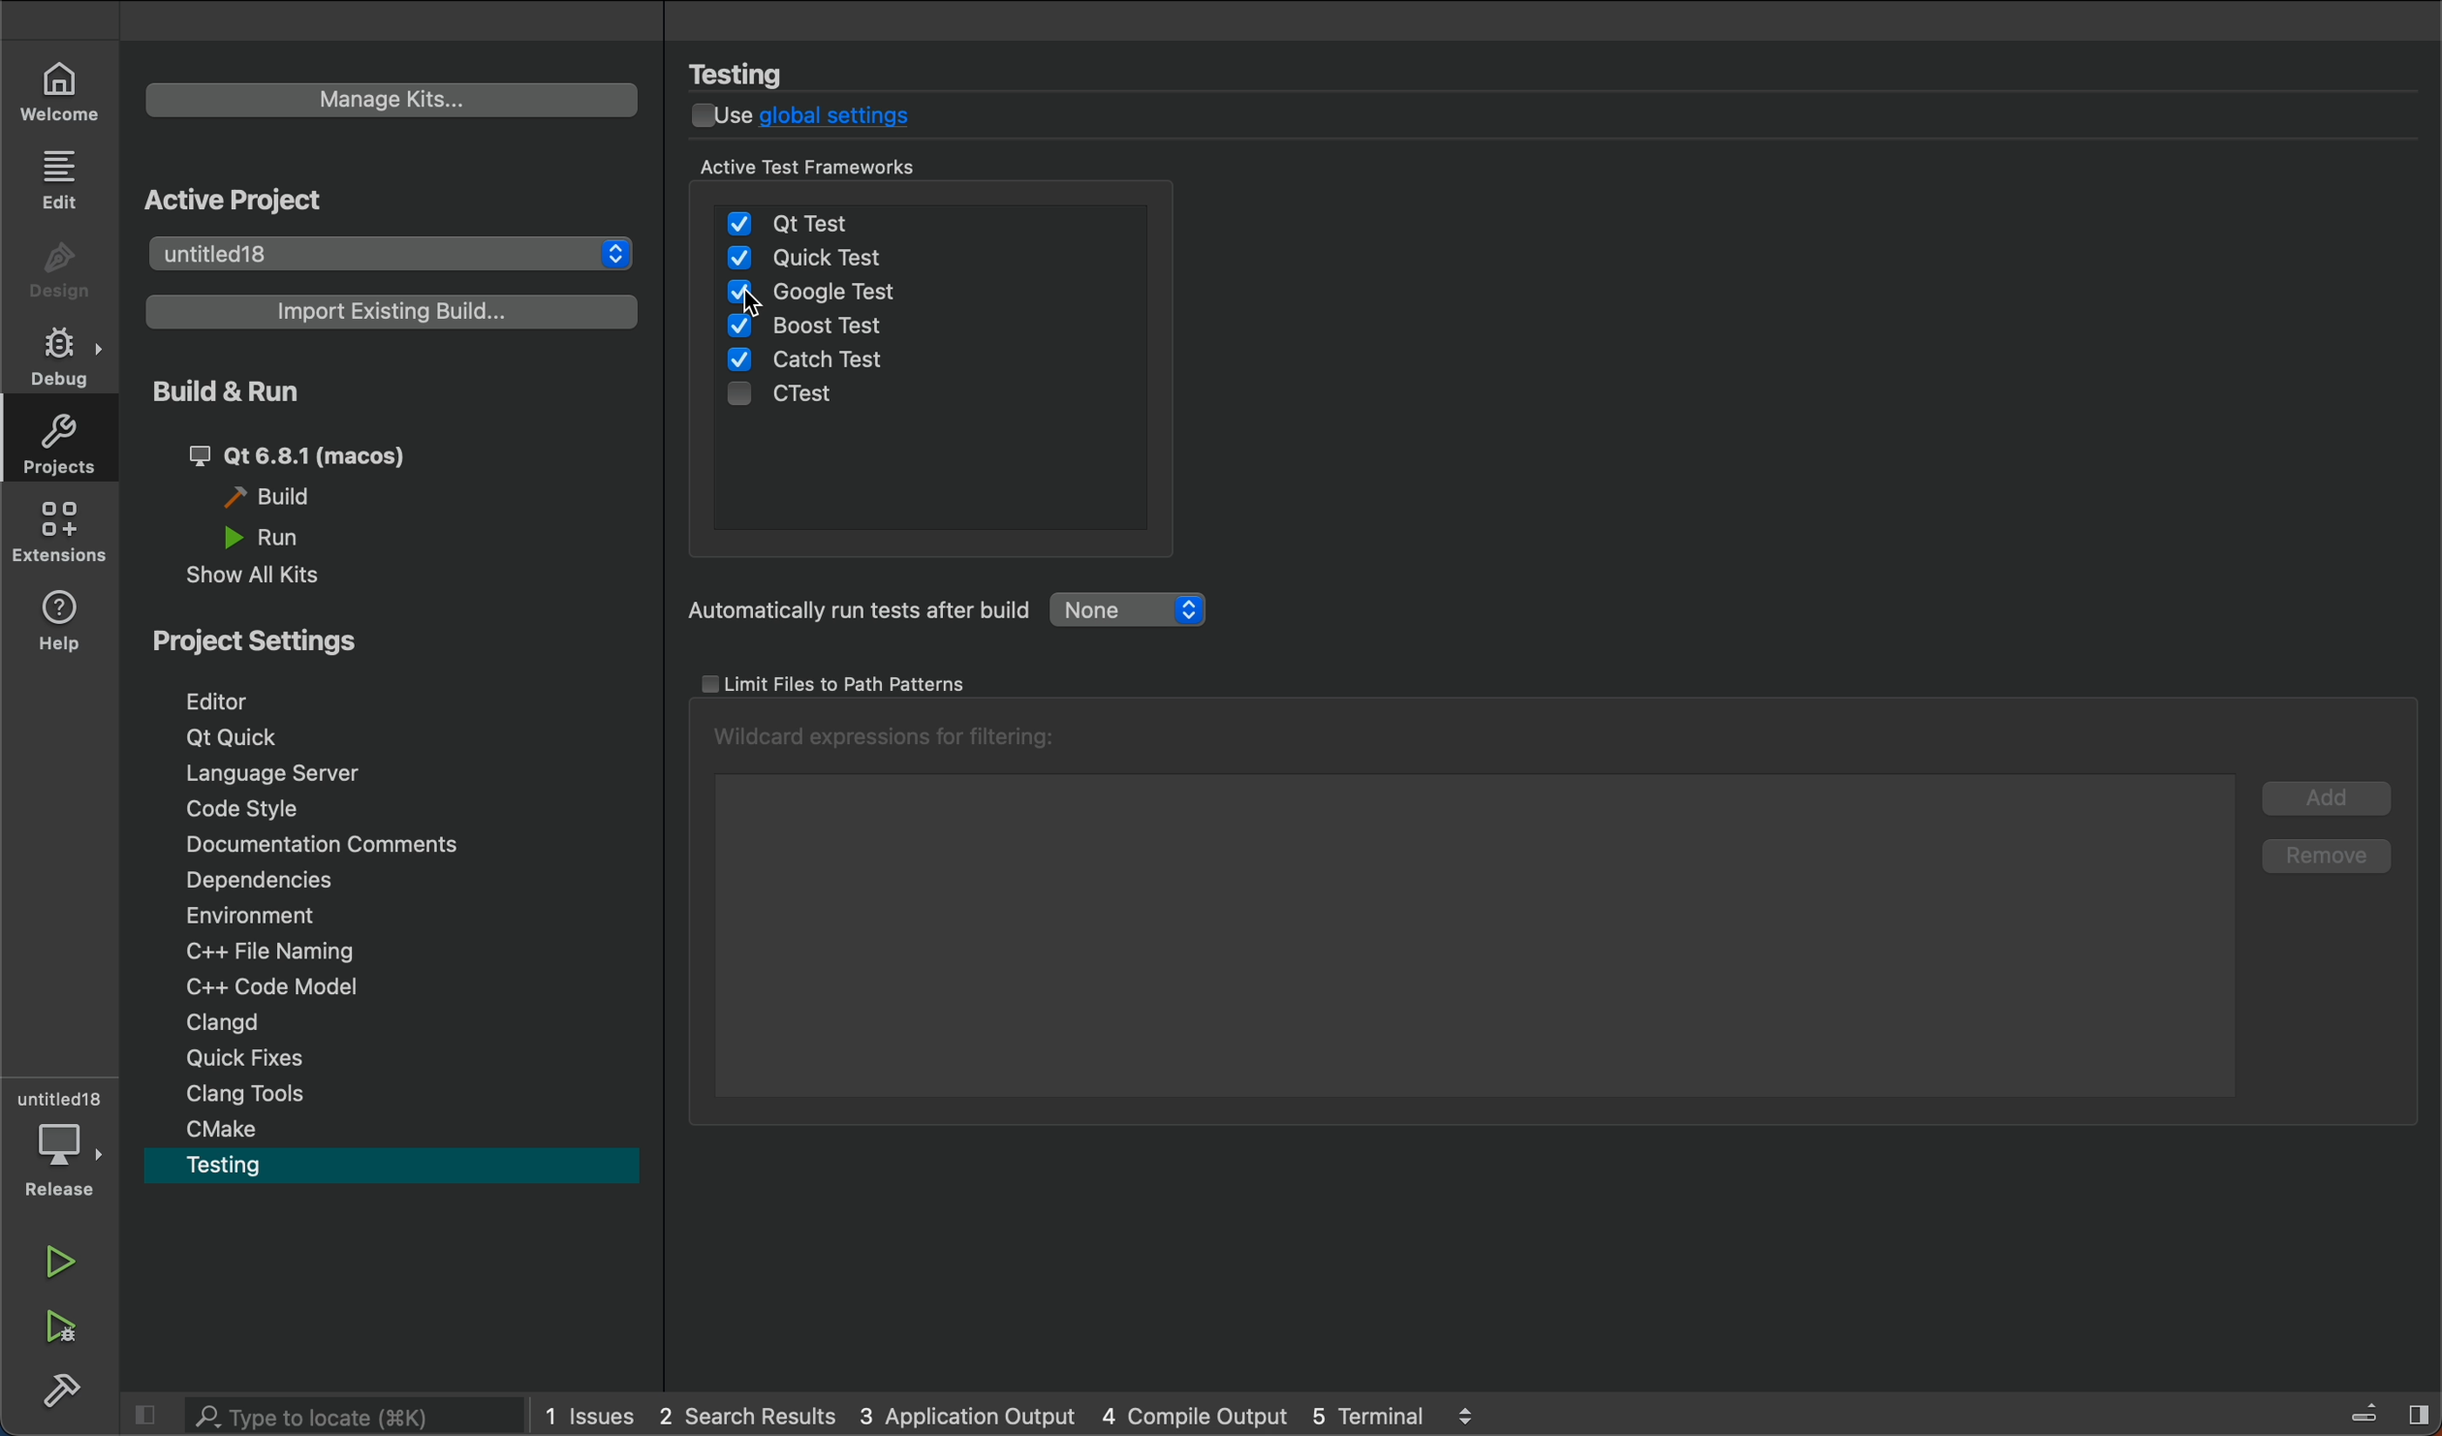 Image resolution: width=2442 pixels, height=1436 pixels. What do you see at coordinates (318, 1415) in the screenshot?
I see `search` at bounding box center [318, 1415].